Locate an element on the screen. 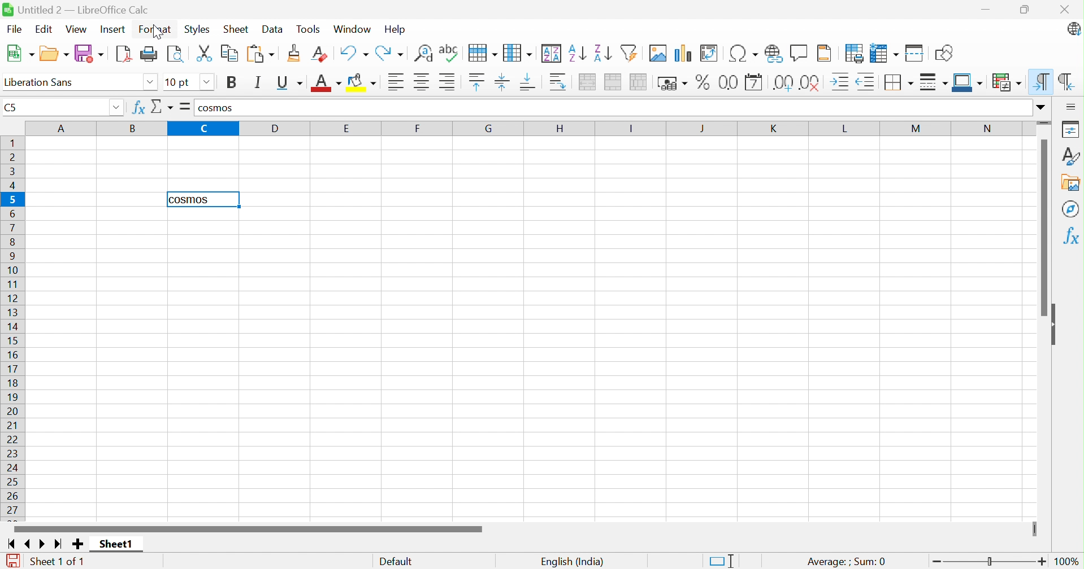 The height and width of the screenshot is (569, 1084). Miniimize is located at coordinates (987, 10).